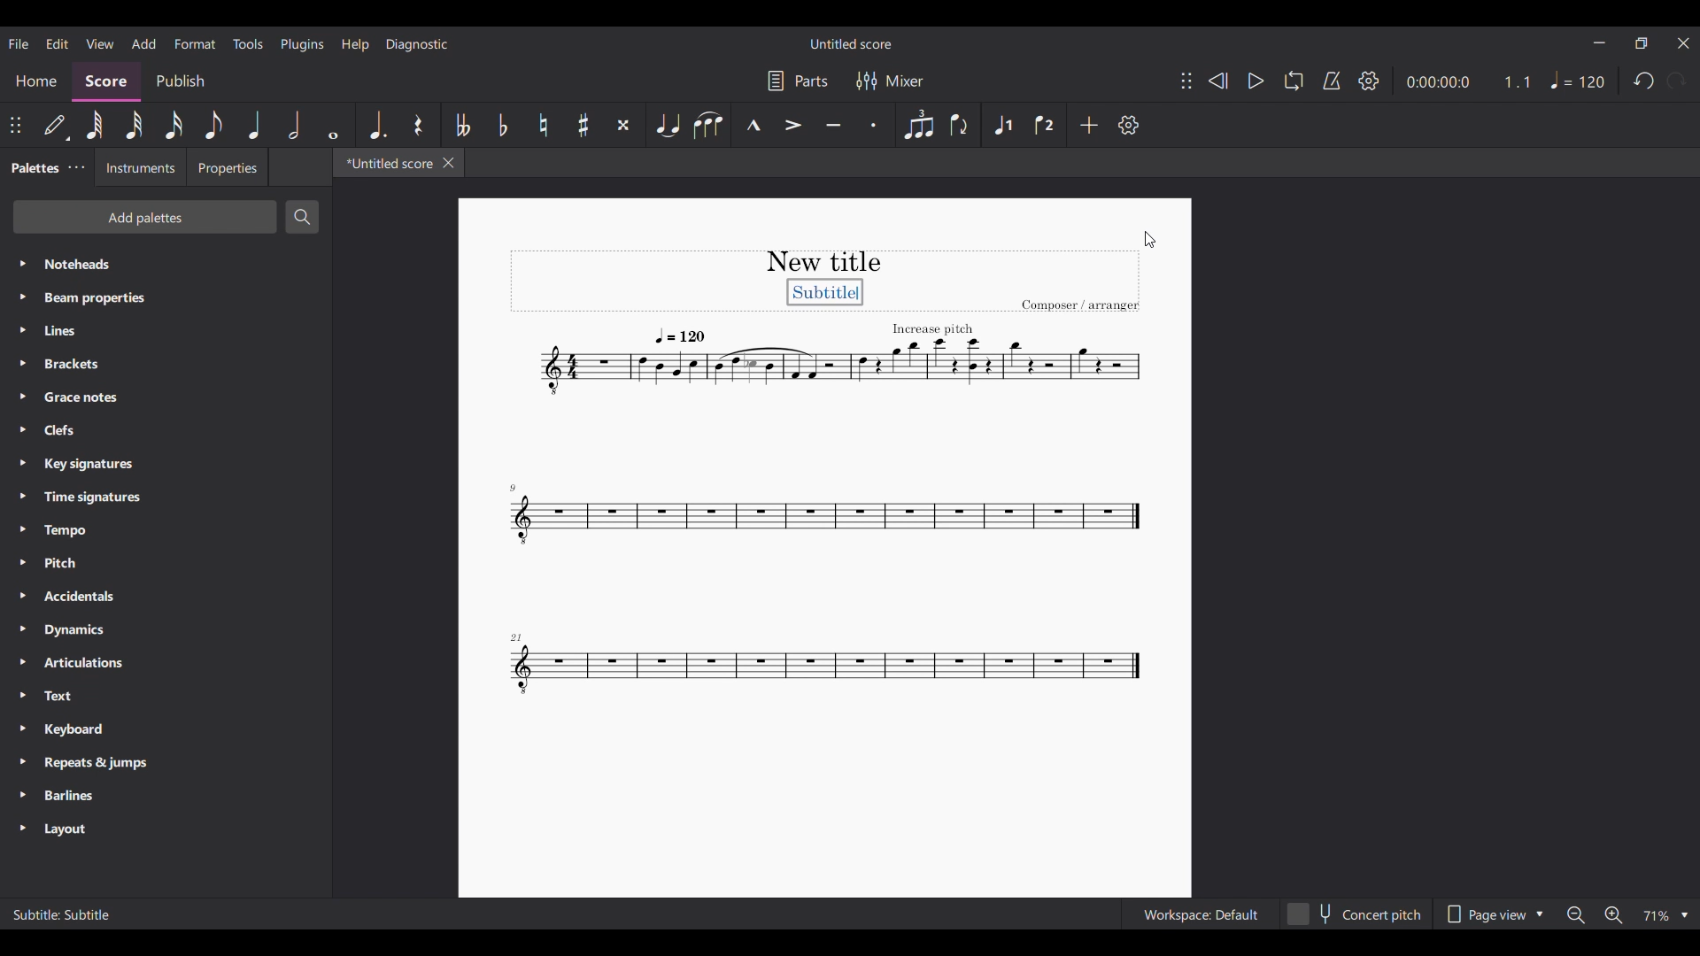 This screenshot has height=956, width=1700. I want to click on Barlines, so click(166, 796).